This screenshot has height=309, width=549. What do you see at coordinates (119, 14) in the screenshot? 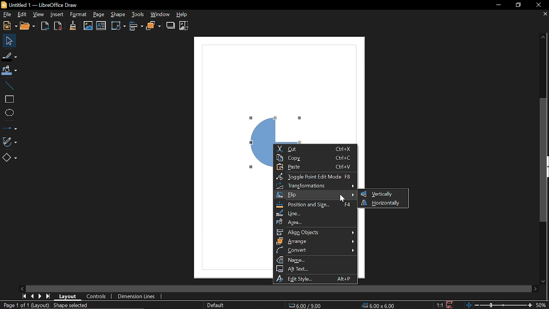
I see `Shape` at bounding box center [119, 14].